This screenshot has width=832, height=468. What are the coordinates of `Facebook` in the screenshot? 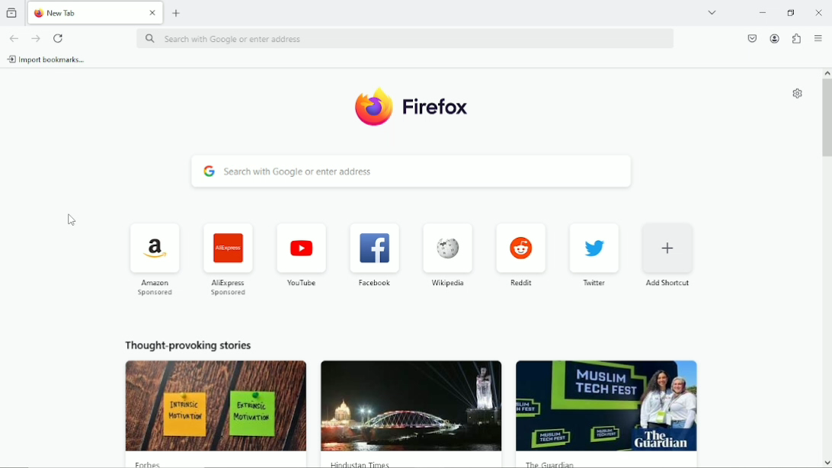 It's located at (373, 253).